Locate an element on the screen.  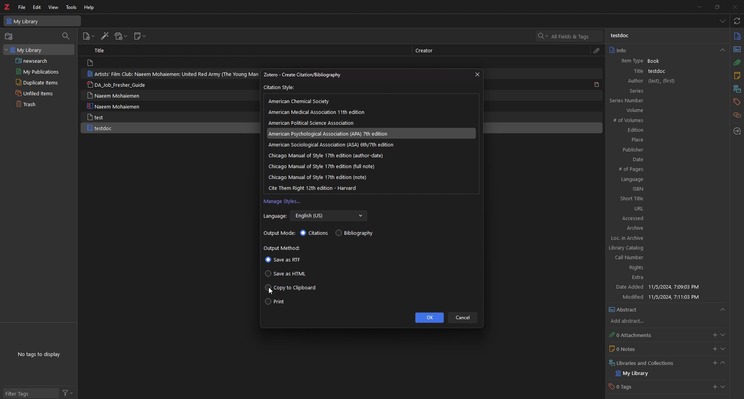
Creator is located at coordinates (427, 51).